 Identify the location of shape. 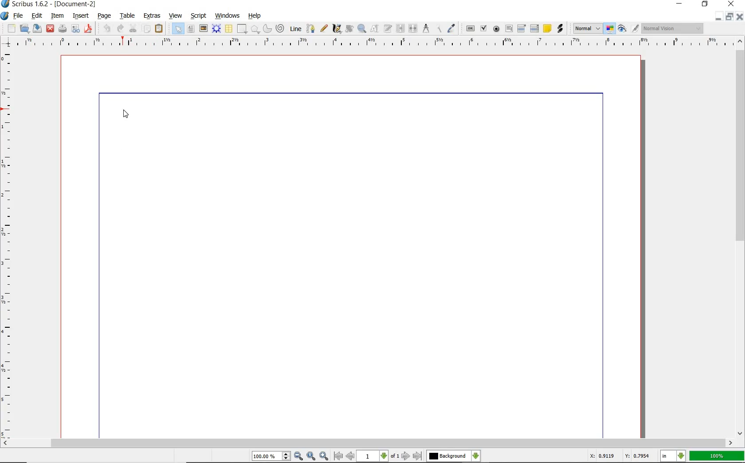
(242, 29).